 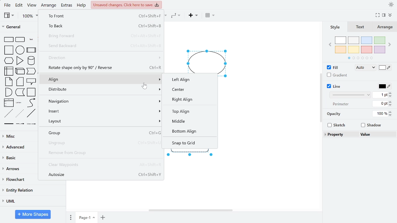 What do you see at coordinates (390, 5) in the screenshot?
I see `appearance` at bounding box center [390, 5].